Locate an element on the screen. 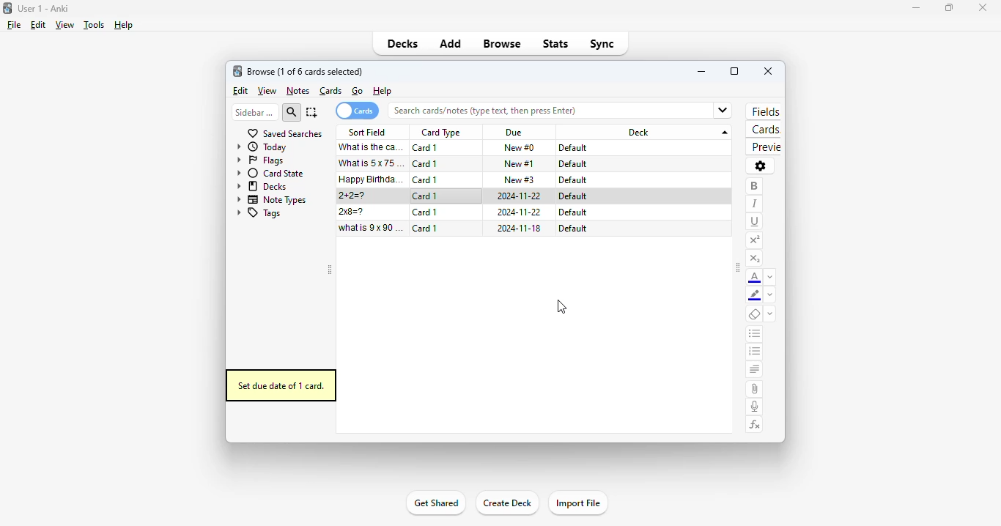  edit is located at coordinates (240, 91).